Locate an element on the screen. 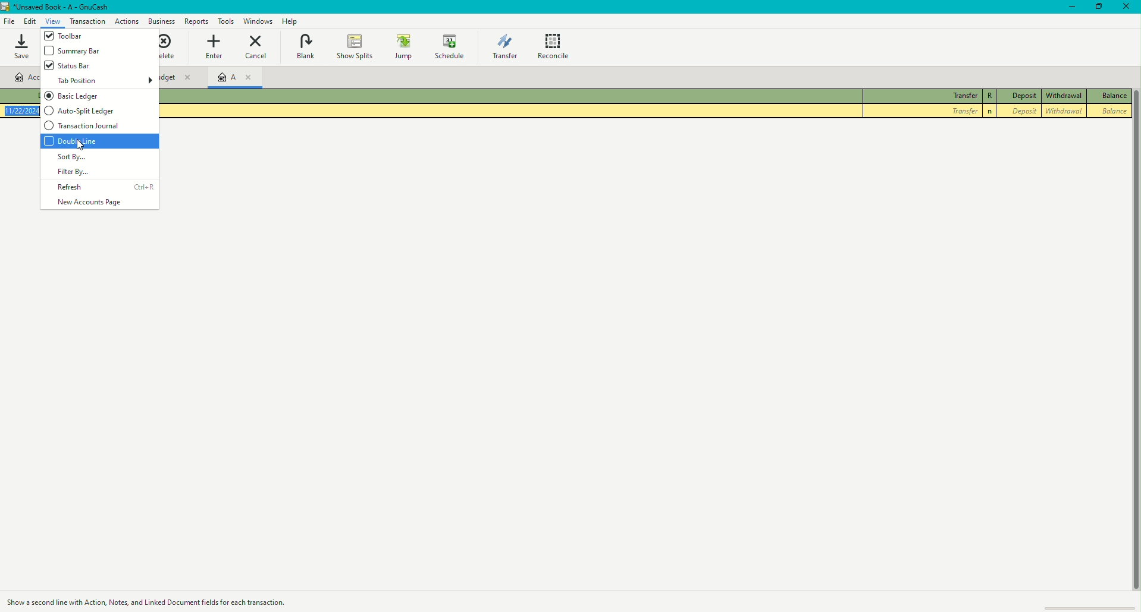 This screenshot has width=1141, height=612. Schedule is located at coordinates (453, 48).